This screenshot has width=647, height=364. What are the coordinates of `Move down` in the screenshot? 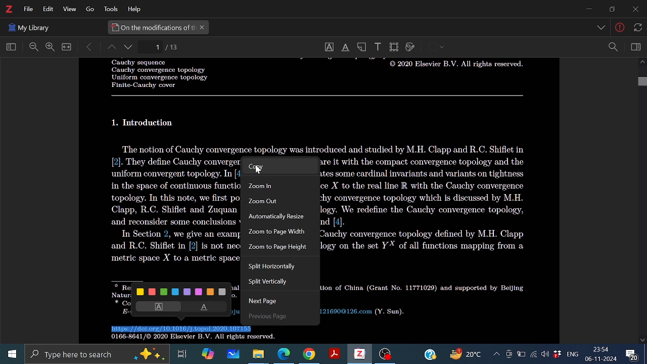 It's located at (643, 340).